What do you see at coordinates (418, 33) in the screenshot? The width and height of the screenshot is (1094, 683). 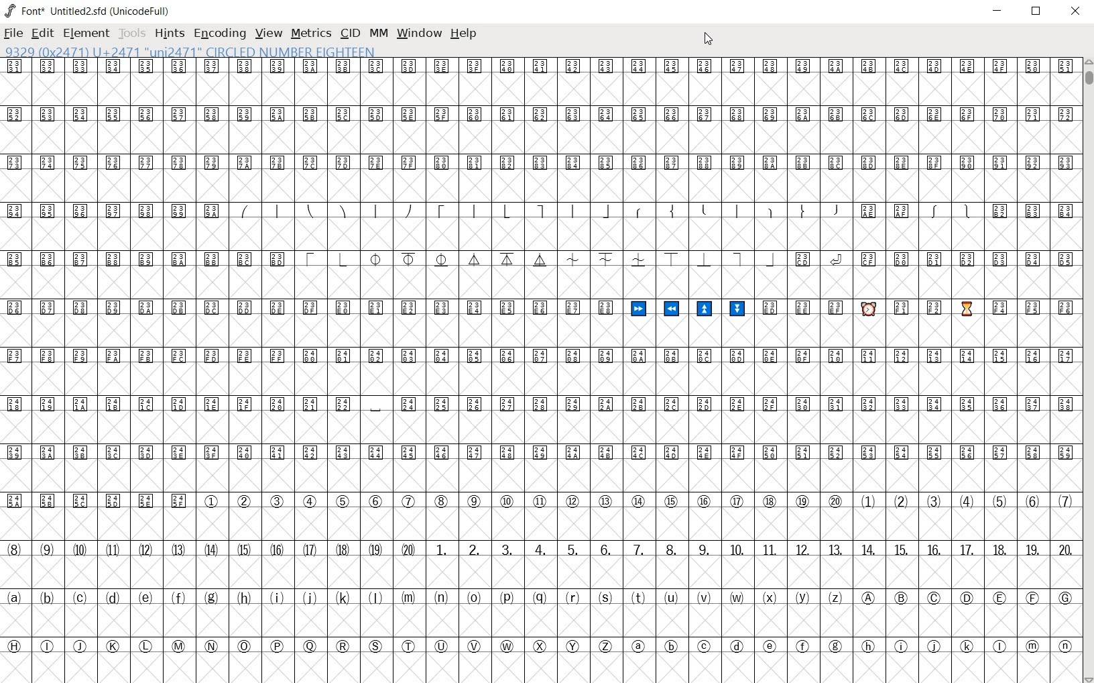 I see `window` at bounding box center [418, 33].